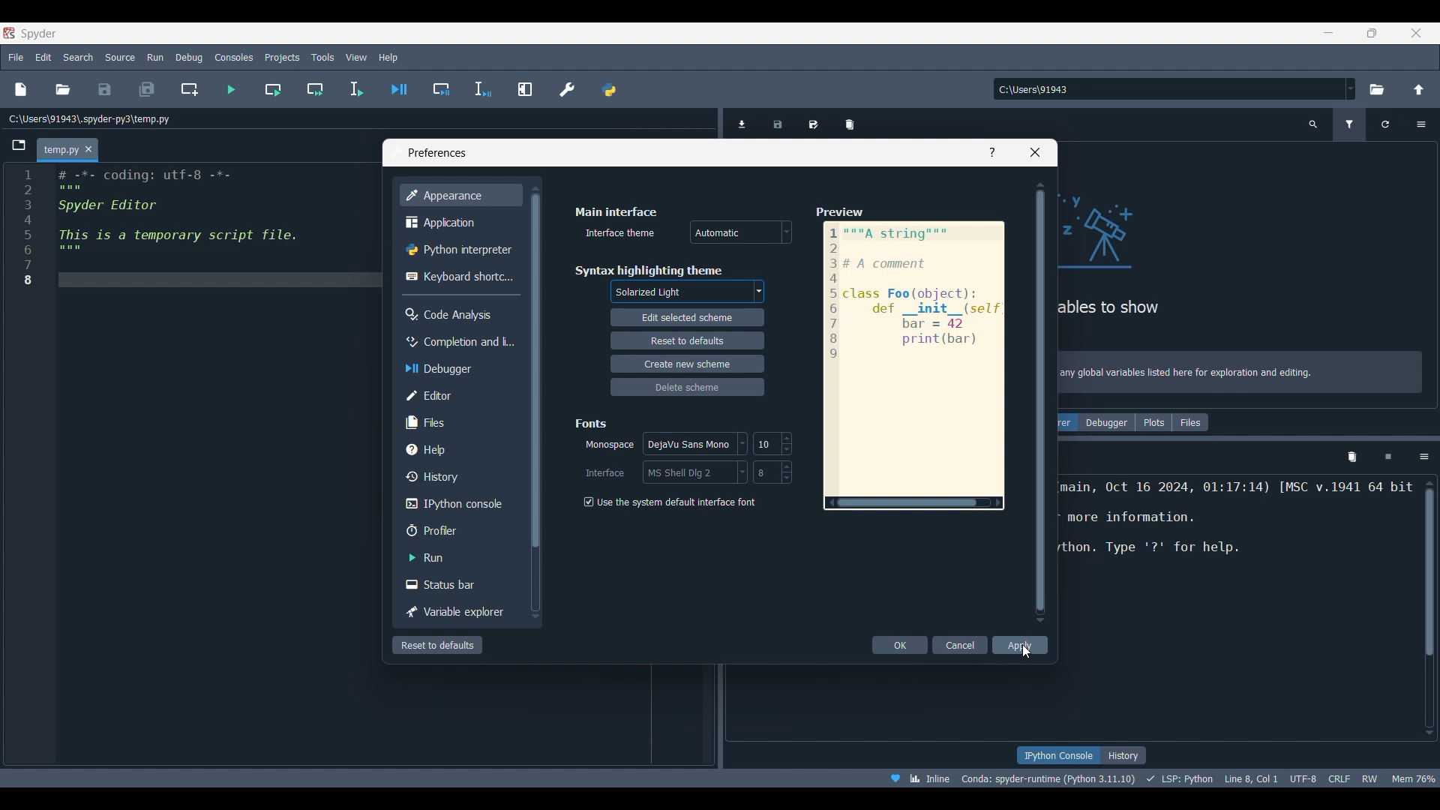 The width and height of the screenshot is (1440, 810). Describe the element at coordinates (1372, 33) in the screenshot. I see `Show in a smaller tab` at that location.